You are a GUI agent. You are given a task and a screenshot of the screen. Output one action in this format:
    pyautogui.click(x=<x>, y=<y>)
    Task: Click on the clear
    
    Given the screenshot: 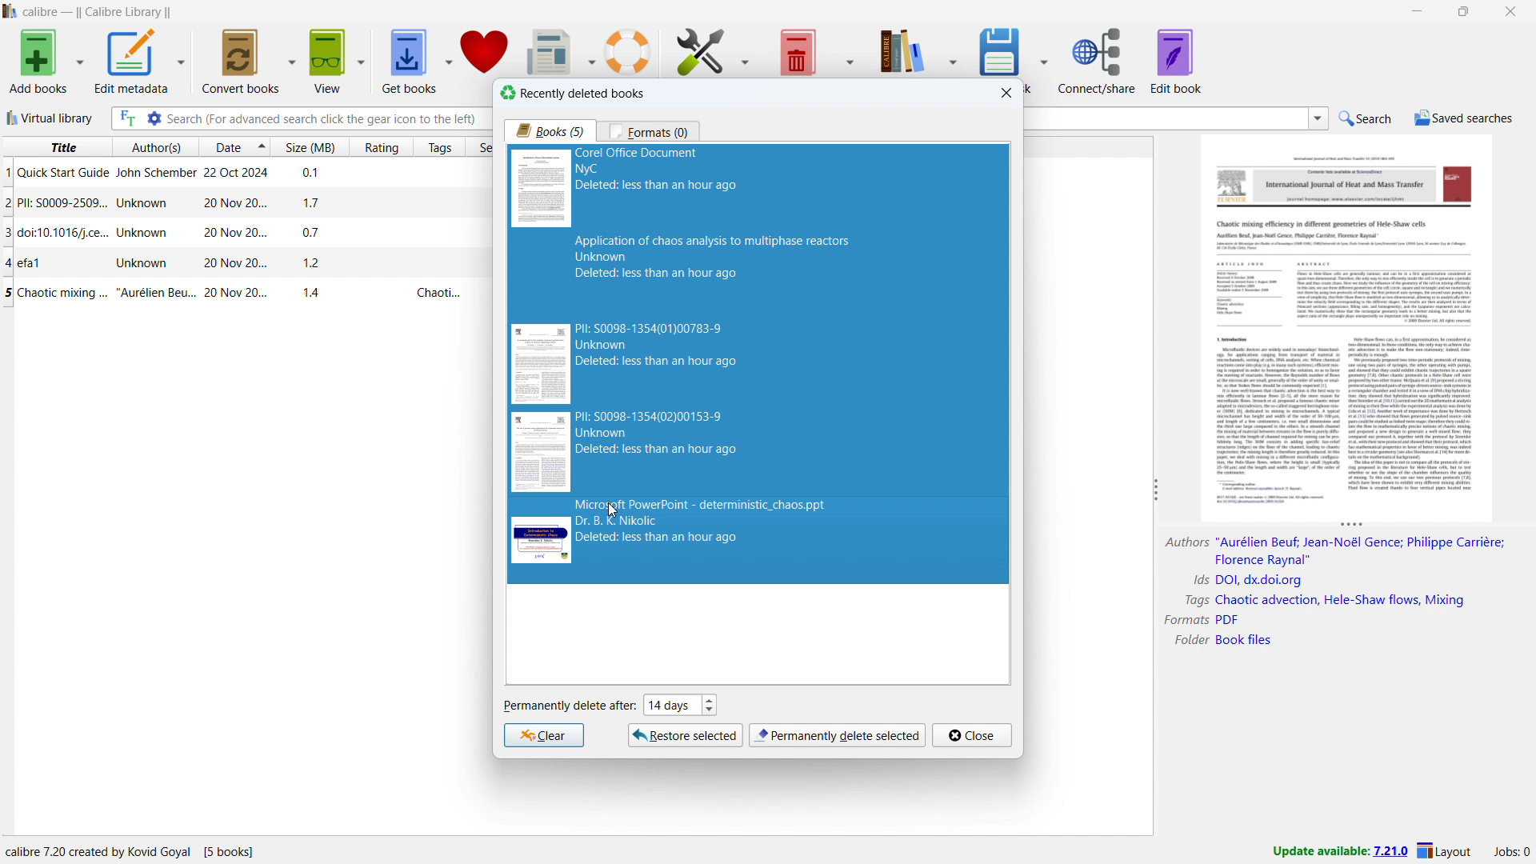 What is the action you would take?
    pyautogui.click(x=543, y=735)
    